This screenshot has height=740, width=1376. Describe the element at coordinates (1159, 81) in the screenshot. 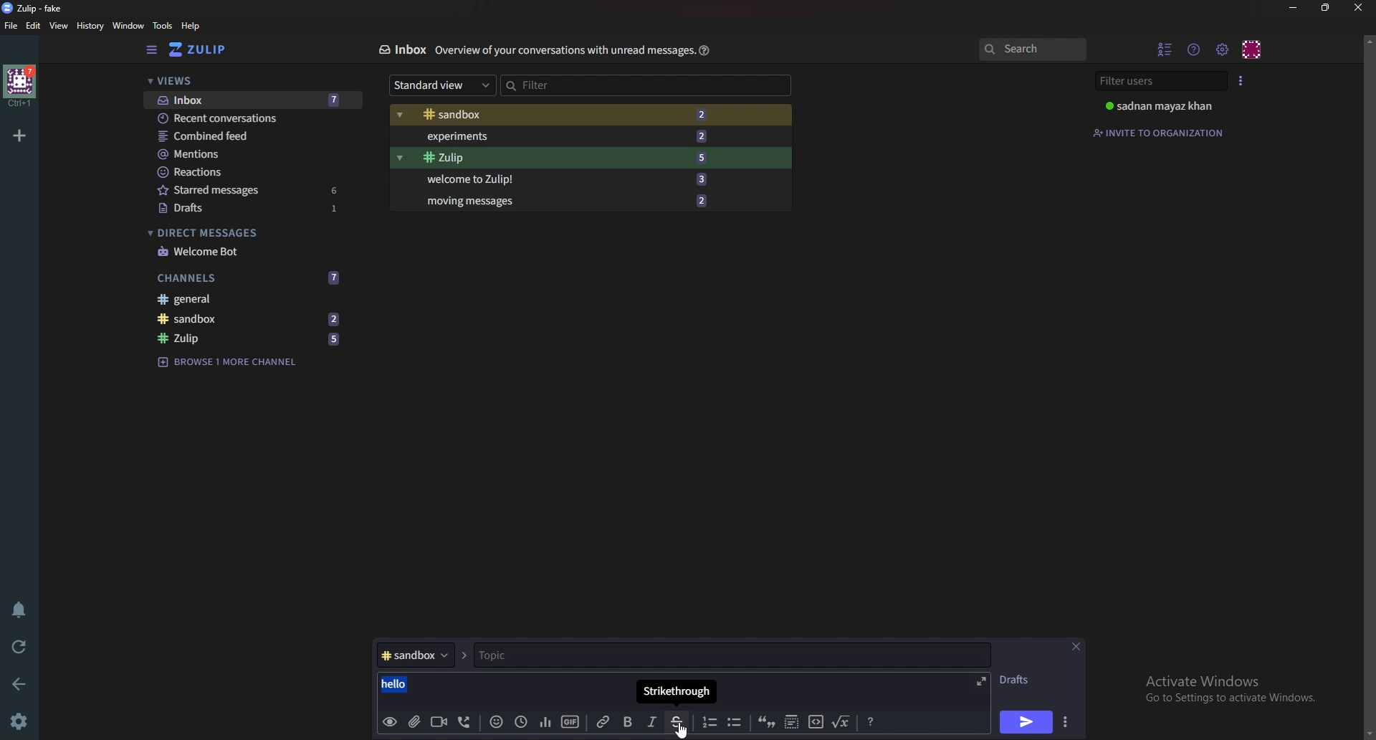

I see `Filter users` at that location.